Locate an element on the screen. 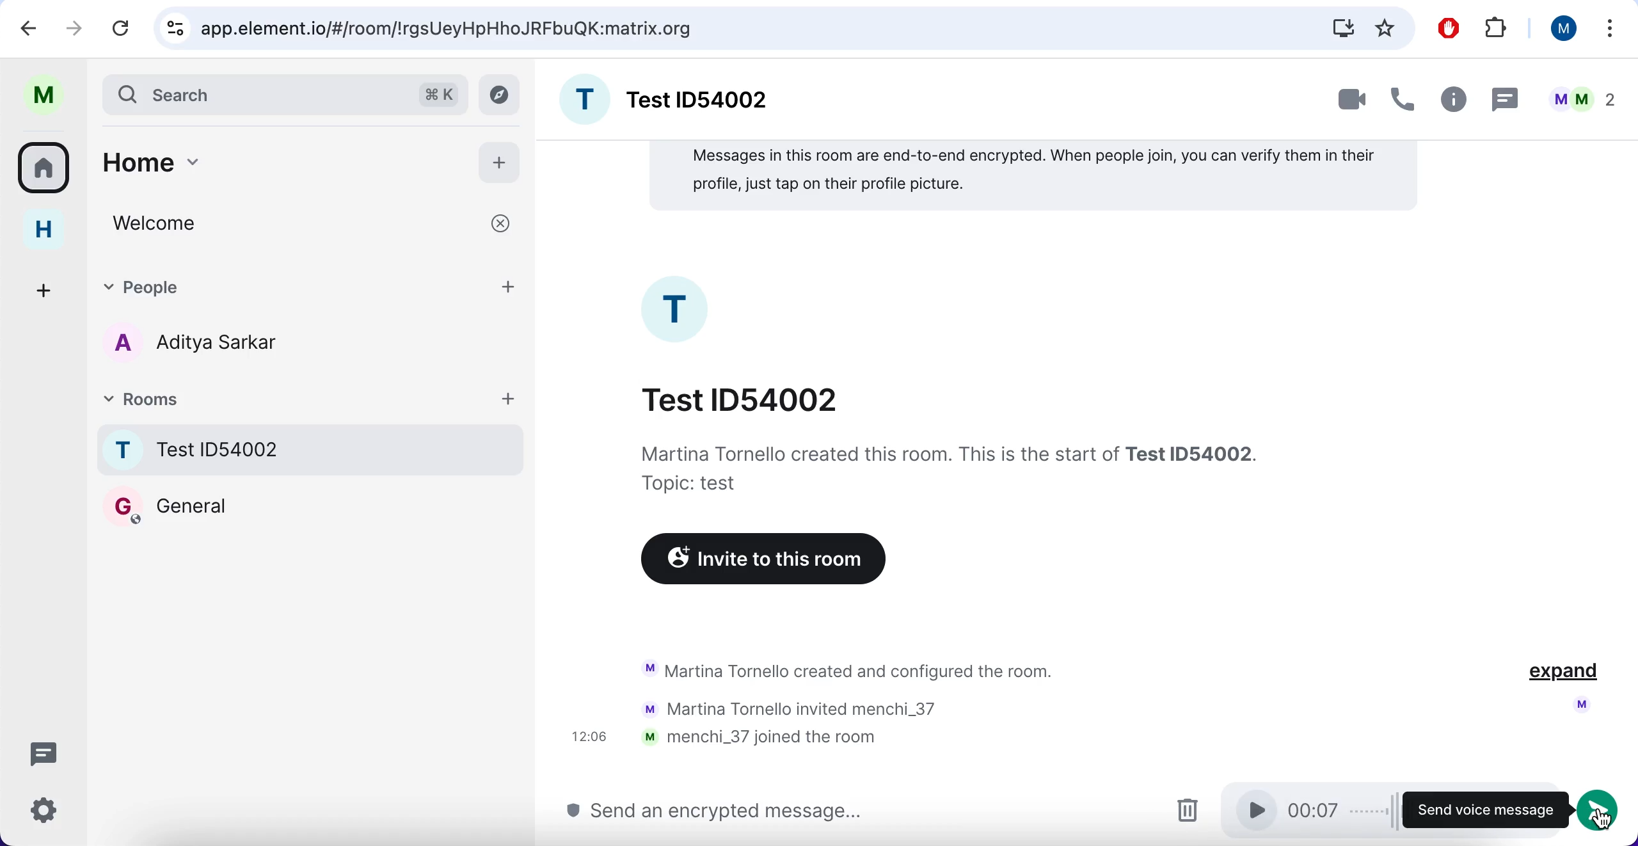 This screenshot has height=846, width=1638. information is located at coordinates (948, 468).